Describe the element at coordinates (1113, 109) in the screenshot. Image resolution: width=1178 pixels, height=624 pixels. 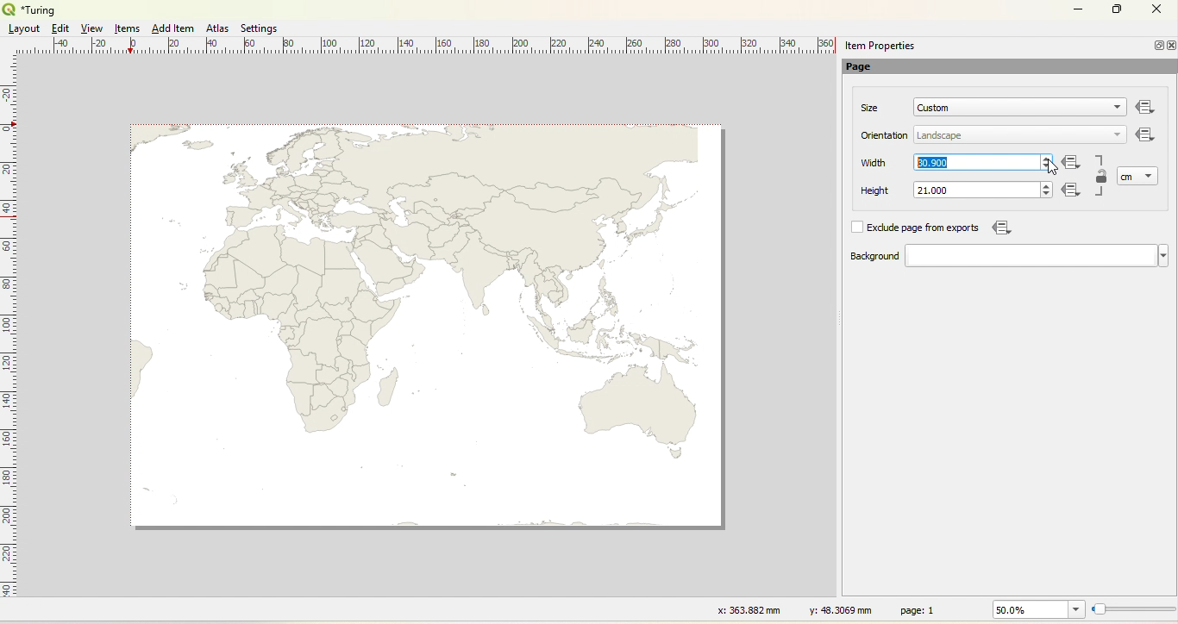
I see `dropdown` at that location.